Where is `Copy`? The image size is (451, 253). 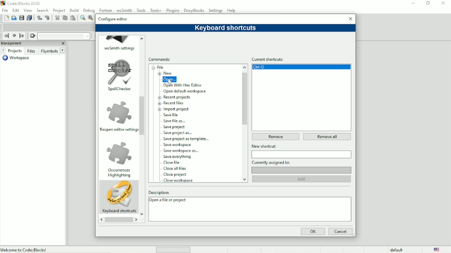
Copy is located at coordinates (64, 18).